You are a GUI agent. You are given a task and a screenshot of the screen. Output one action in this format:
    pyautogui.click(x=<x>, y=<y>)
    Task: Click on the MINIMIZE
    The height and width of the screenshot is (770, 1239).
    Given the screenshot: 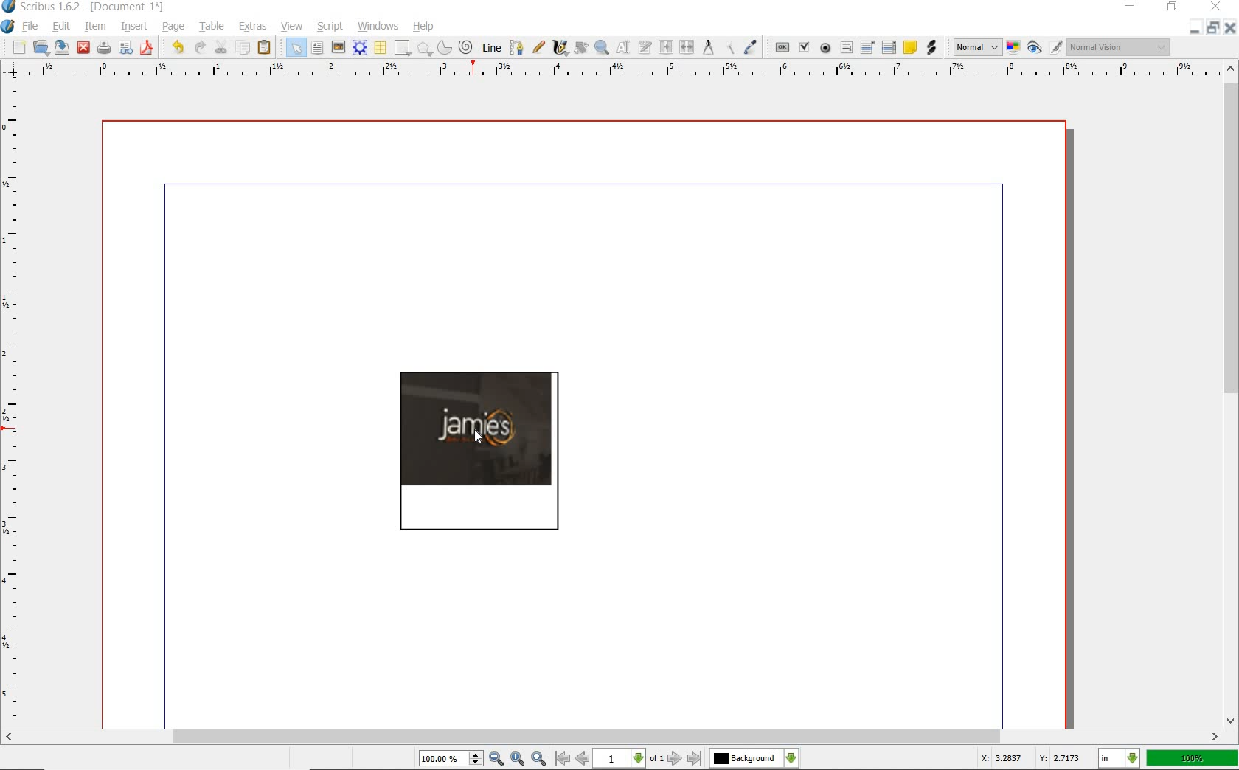 What is the action you would take?
    pyautogui.click(x=1195, y=28)
    